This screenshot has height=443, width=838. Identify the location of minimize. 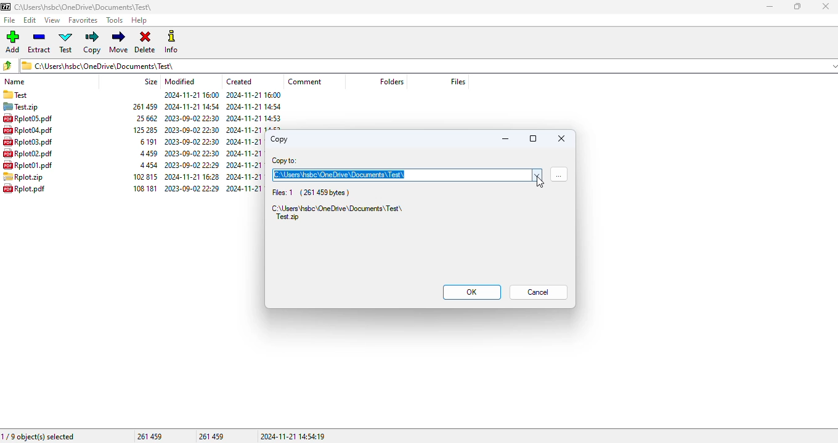
(768, 7).